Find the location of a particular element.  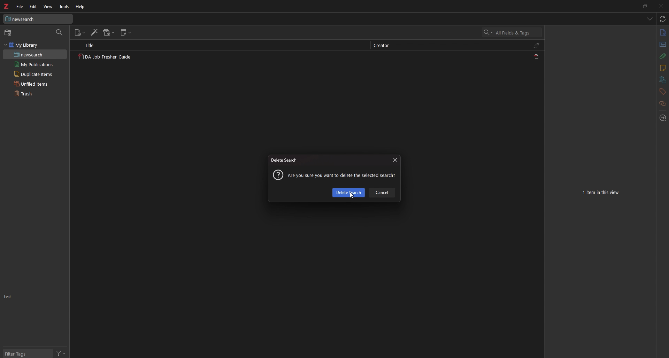

newsearch is located at coordinates (27, 55).